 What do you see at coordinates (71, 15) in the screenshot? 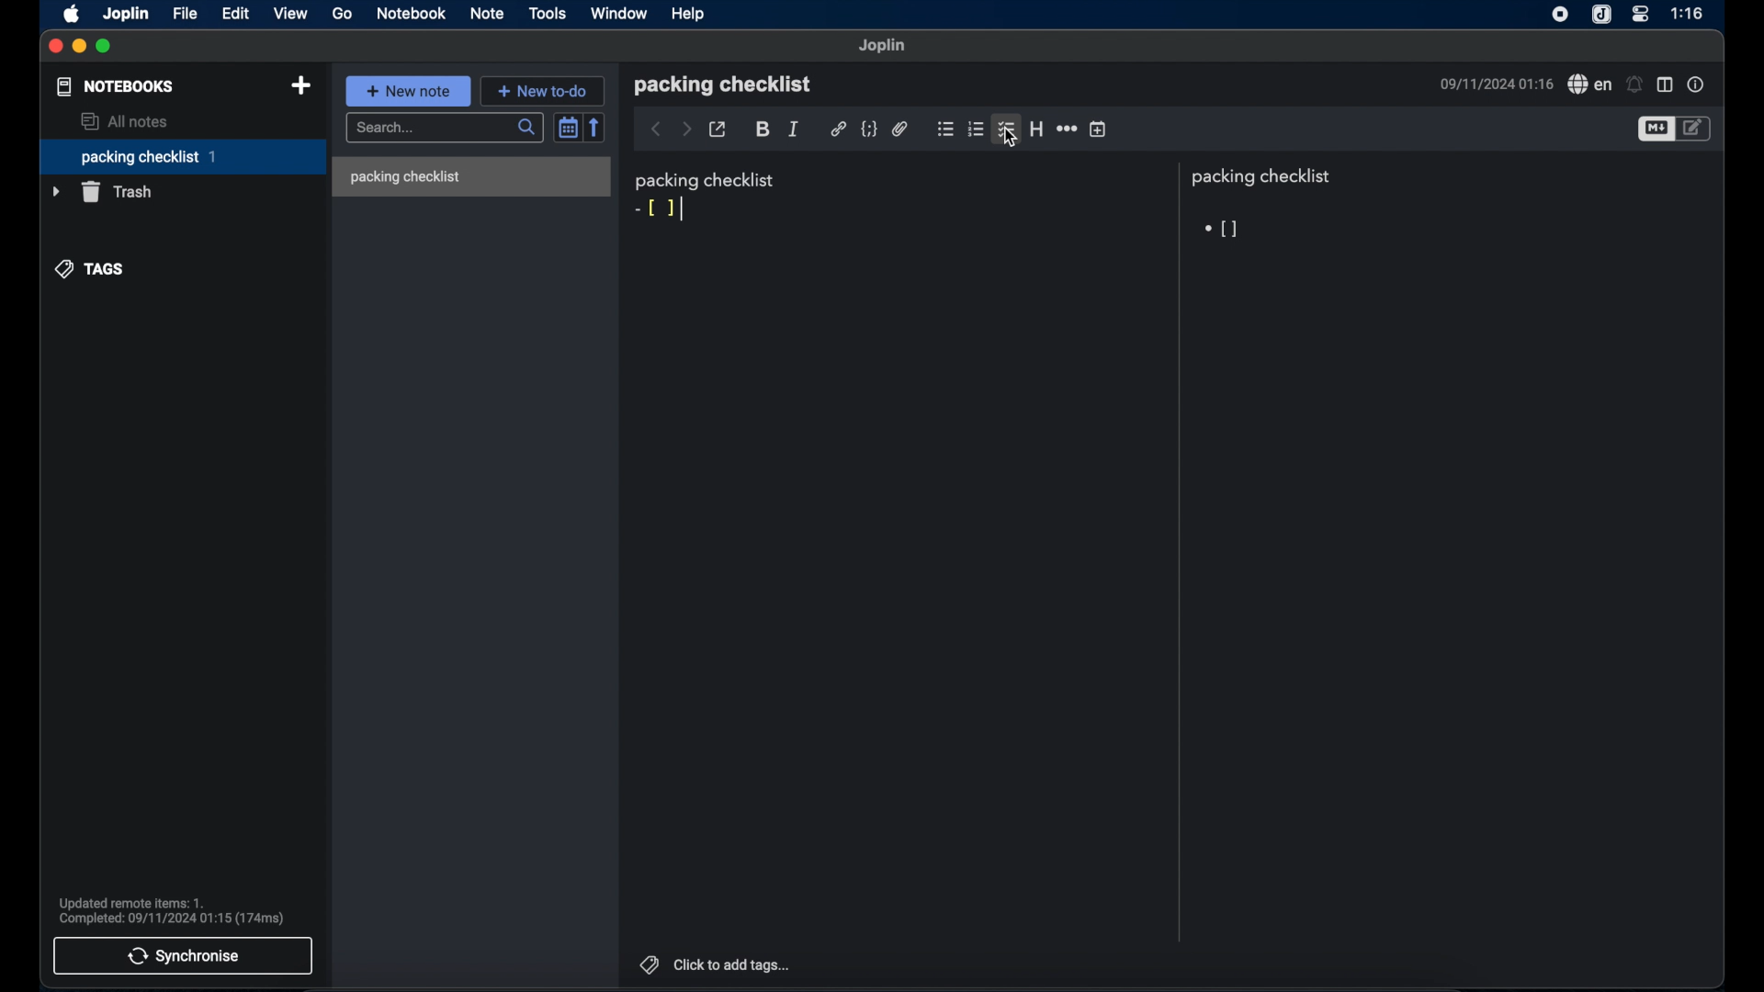
I see `apple icon` at bounding box center [71, 15].